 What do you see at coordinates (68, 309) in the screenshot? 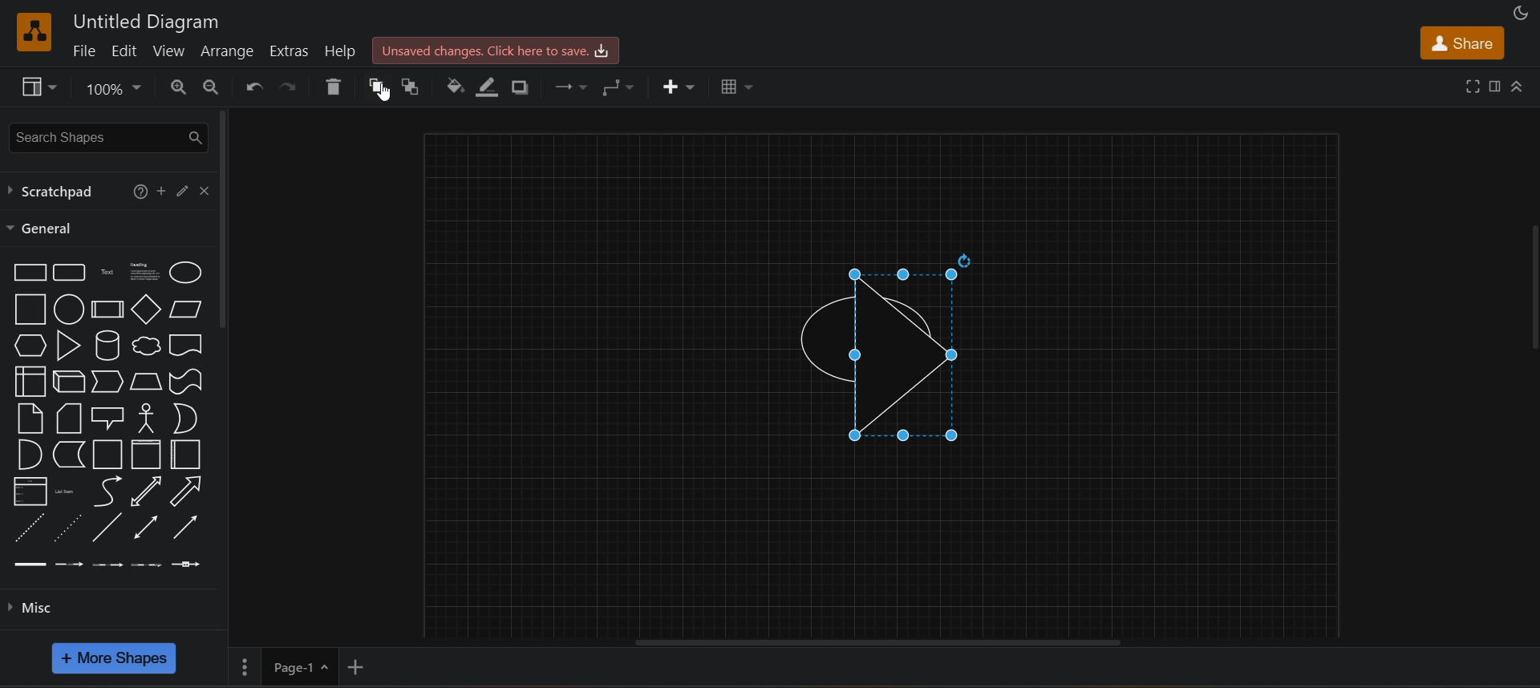
I see `circle` at bounding box center [68, 309].